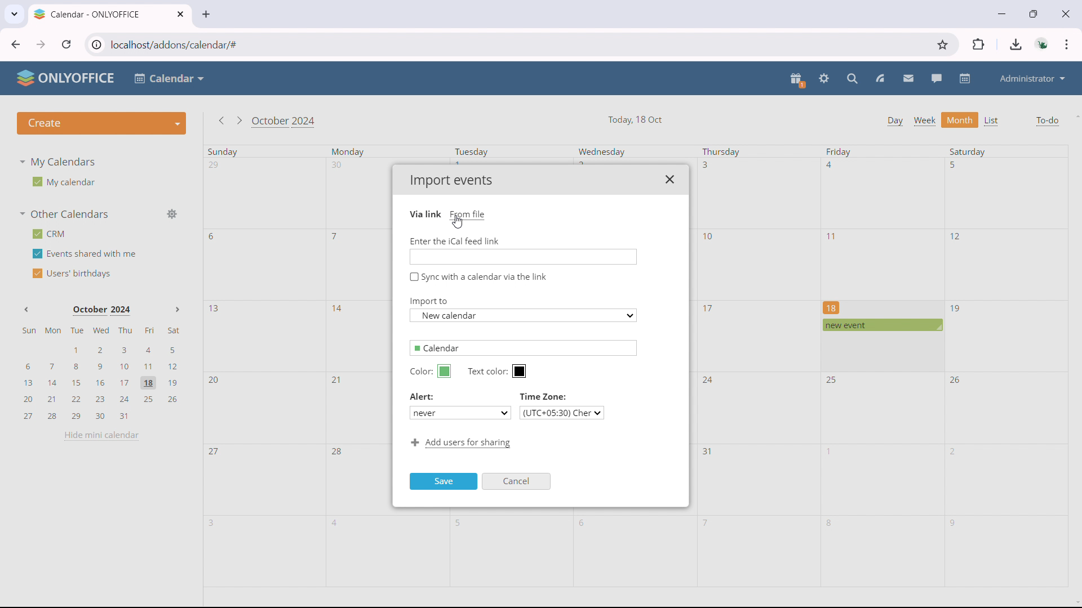 This screenshot has width=1082, height=608. I want to click on 24, so click(708, 381).